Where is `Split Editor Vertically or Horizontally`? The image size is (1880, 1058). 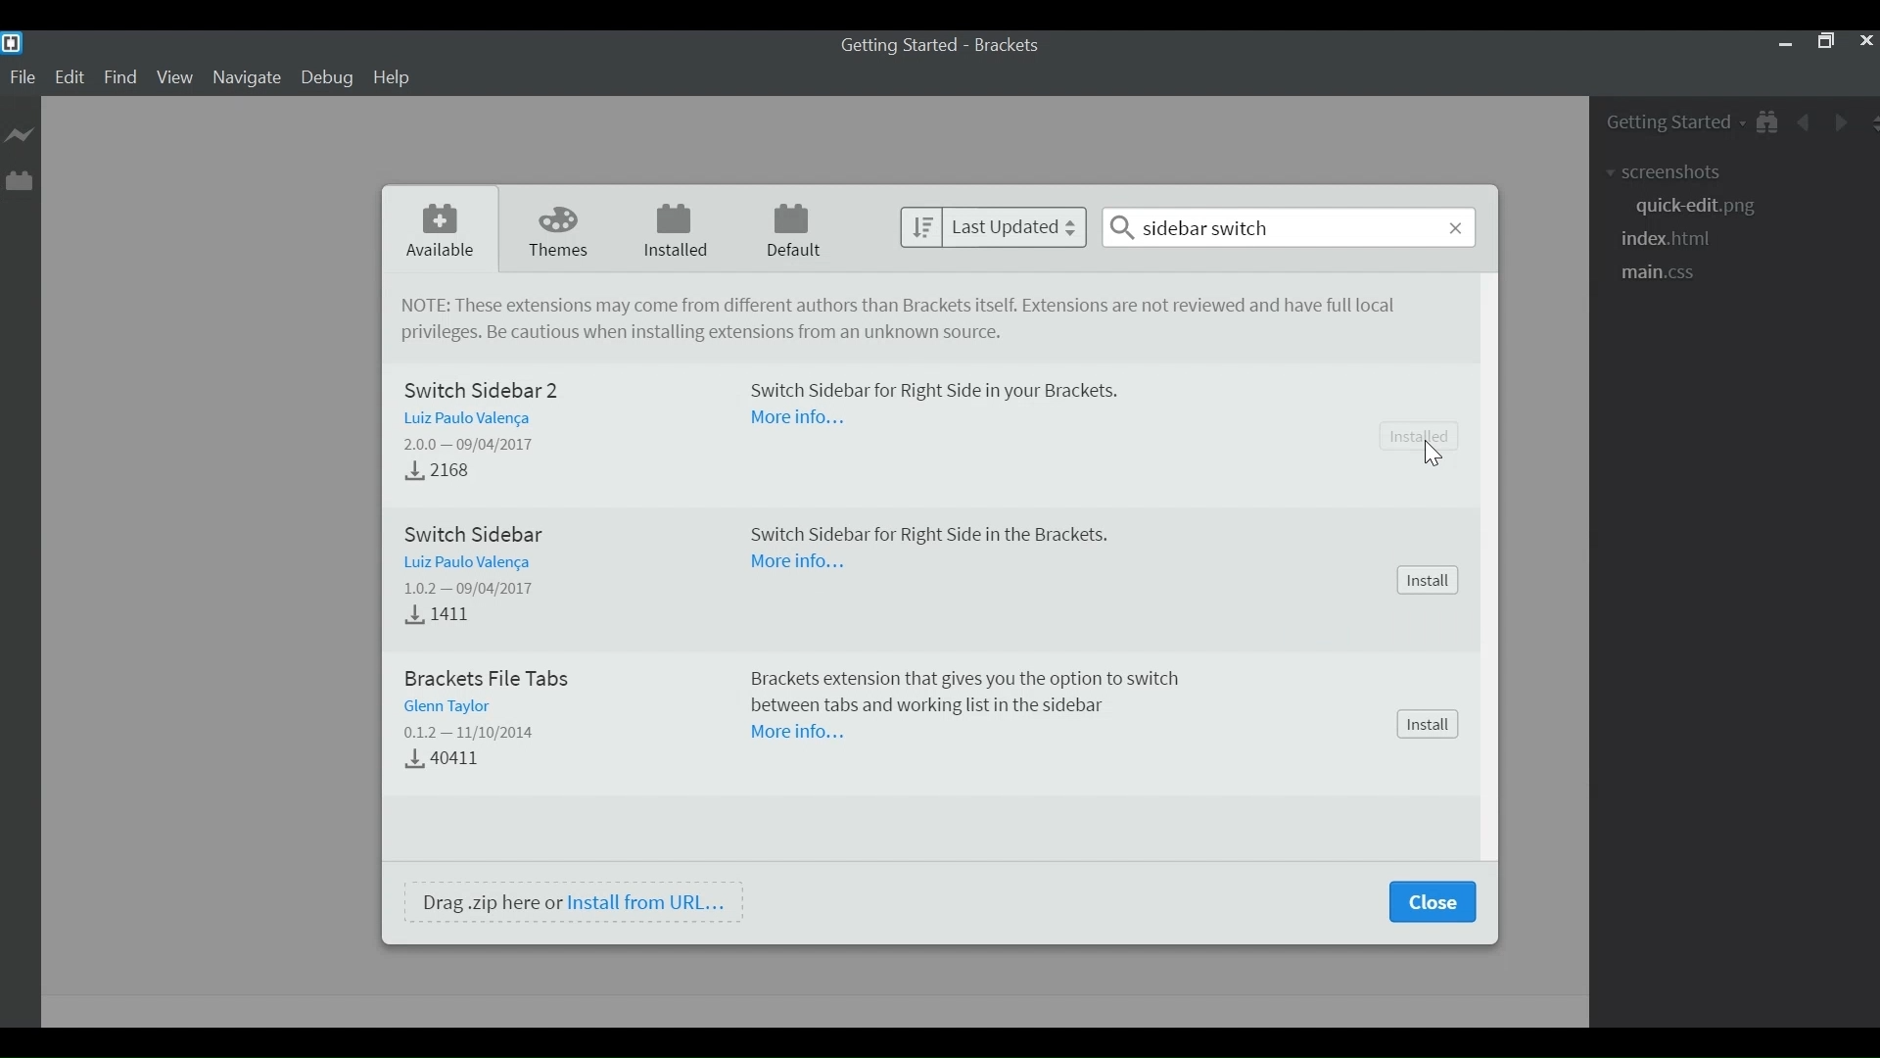
Split Editor Vertically or Horizontally is located at coordinates (1868, 121).